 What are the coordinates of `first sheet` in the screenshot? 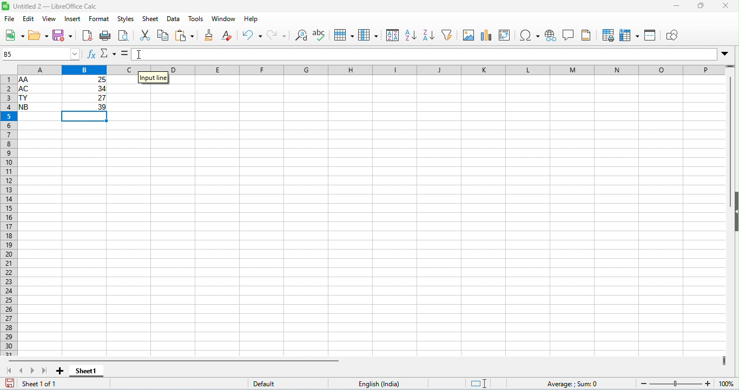 It's located at (10, 370).